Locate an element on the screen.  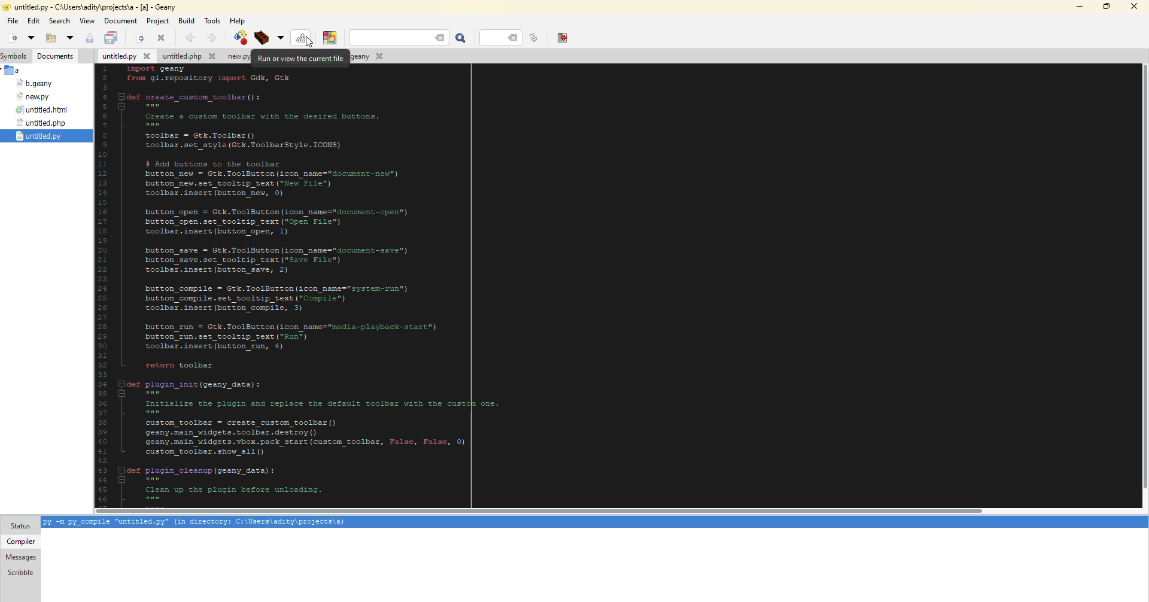
back is located at coordinates (189, 37).